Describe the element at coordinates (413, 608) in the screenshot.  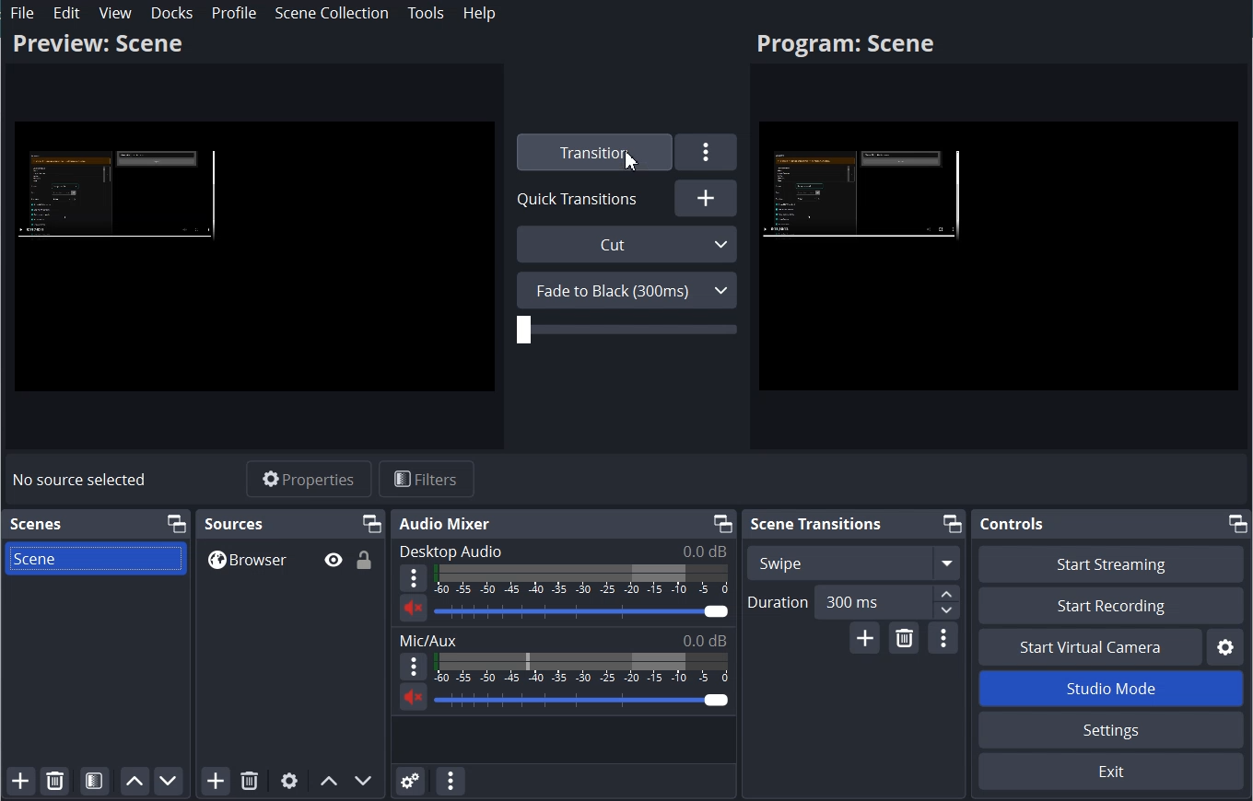
I see `Sound` at that location.